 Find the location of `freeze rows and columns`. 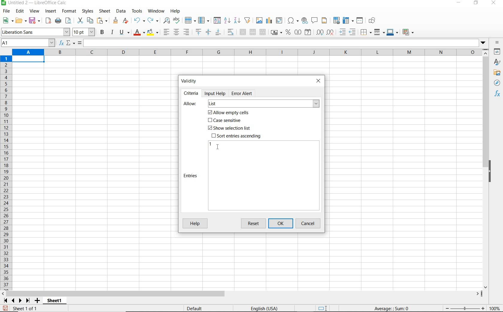

freeze rows and columns is located at coordinates (349, 21).